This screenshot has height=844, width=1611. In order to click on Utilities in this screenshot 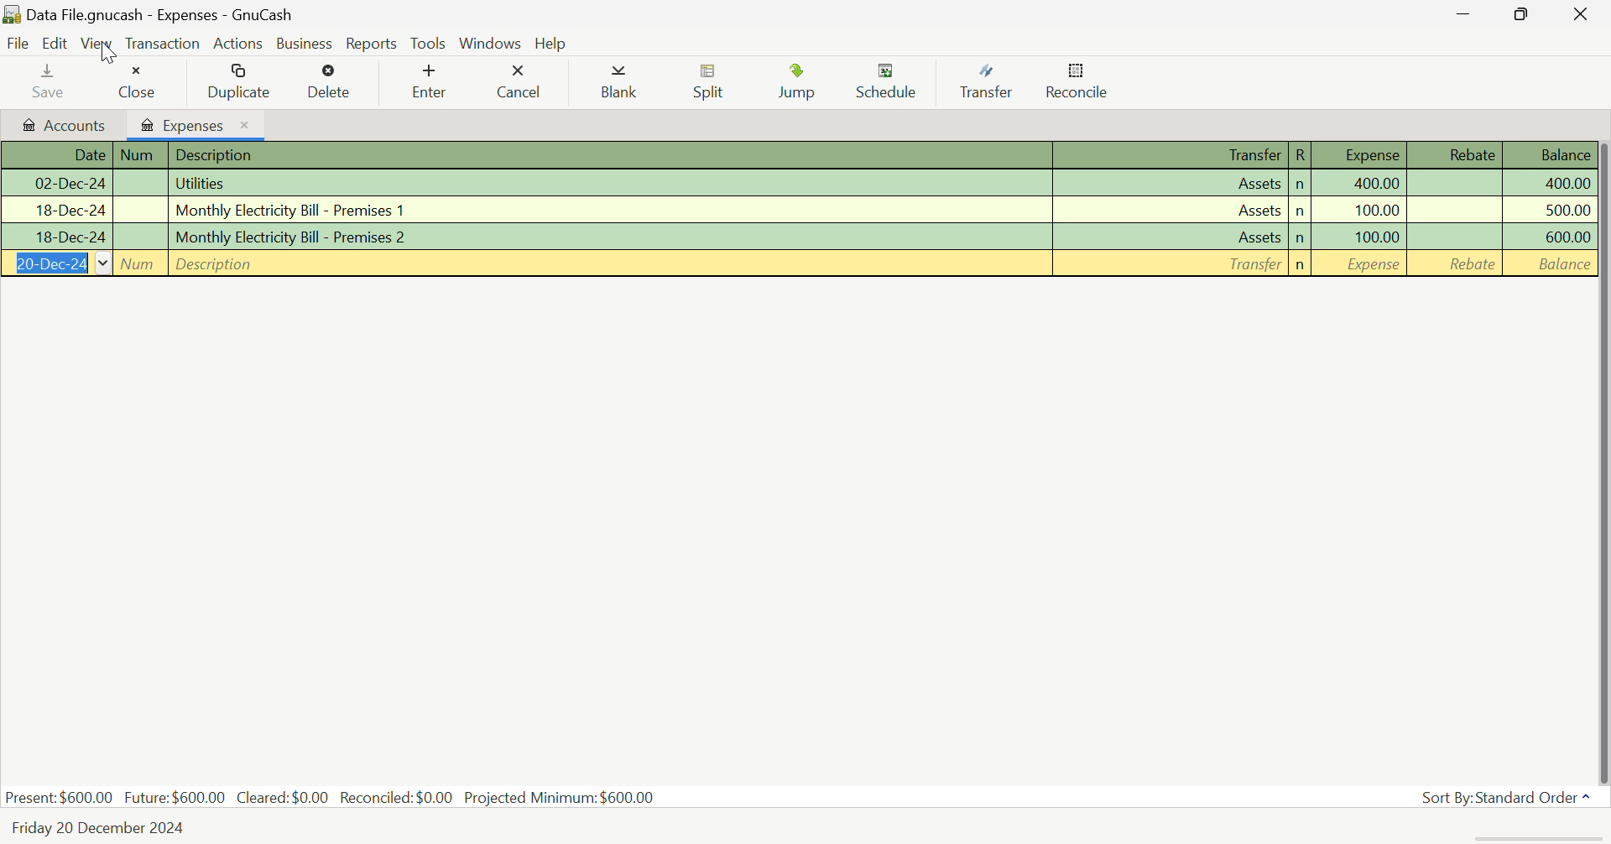, I will do `click(610, 183)`.